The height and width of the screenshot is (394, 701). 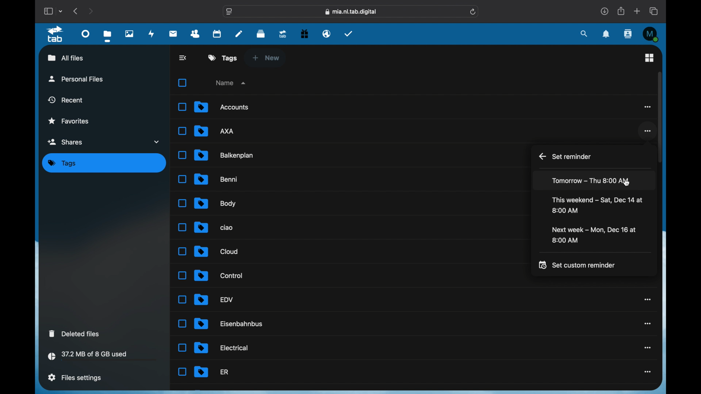 What do you see at coordinates (182, 251) in the screenshot?
I see `Unselected Checkbox` at bounding box center [182, 251].